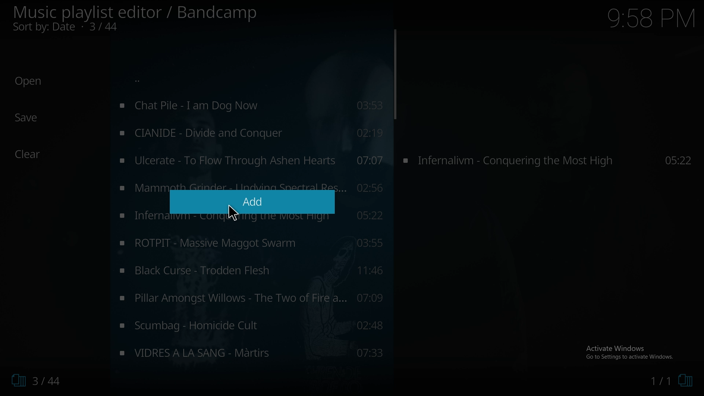 This screenshot has width=704, height=396. I want to click on music, so click(252, 298).